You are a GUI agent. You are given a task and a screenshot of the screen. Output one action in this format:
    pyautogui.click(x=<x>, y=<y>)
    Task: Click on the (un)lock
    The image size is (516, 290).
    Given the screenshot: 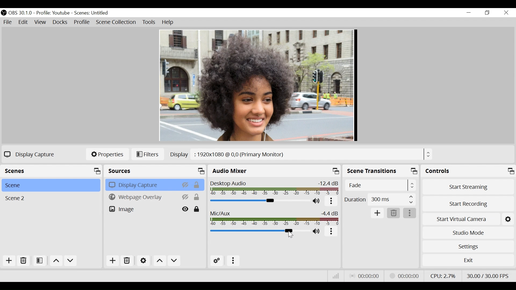 What is the action you would take?
    pyautogui.click(x=197, y=197)
    